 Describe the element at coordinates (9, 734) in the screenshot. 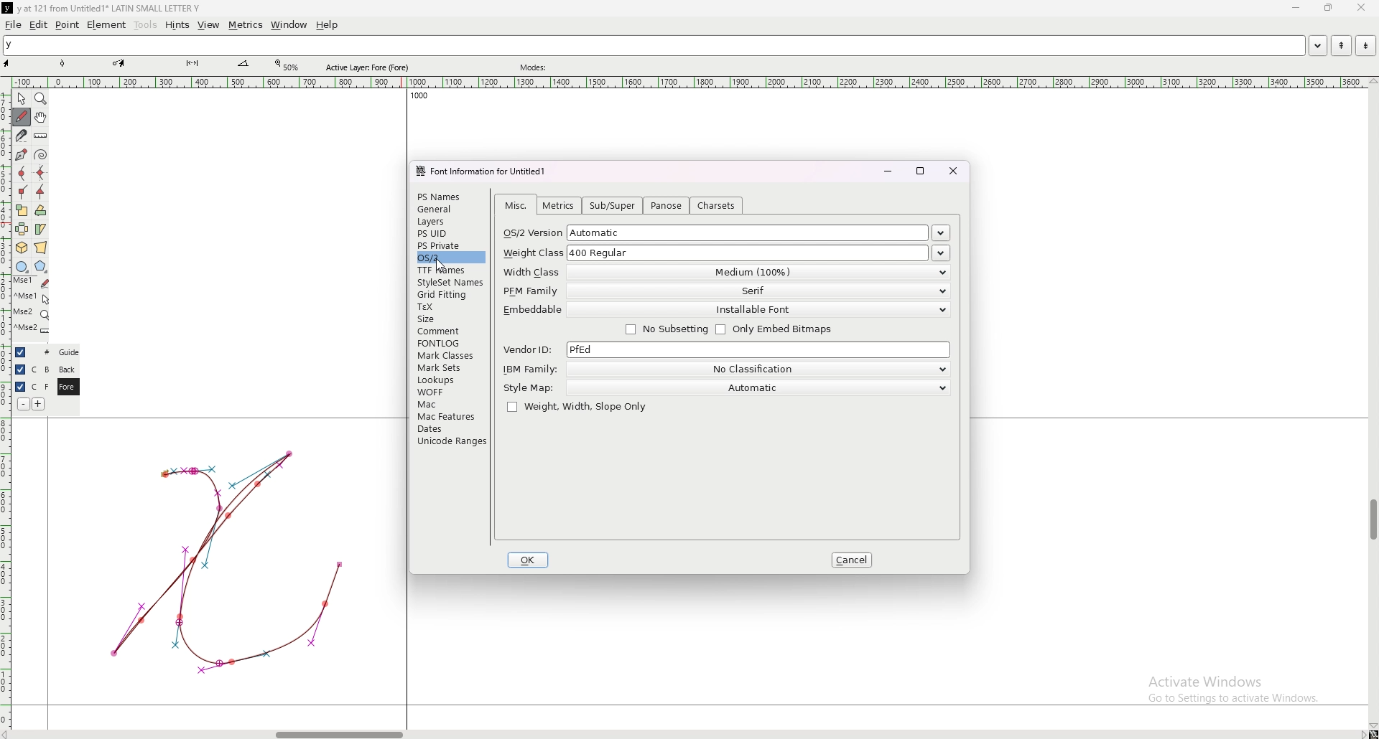

I see `scroll right` at that location.